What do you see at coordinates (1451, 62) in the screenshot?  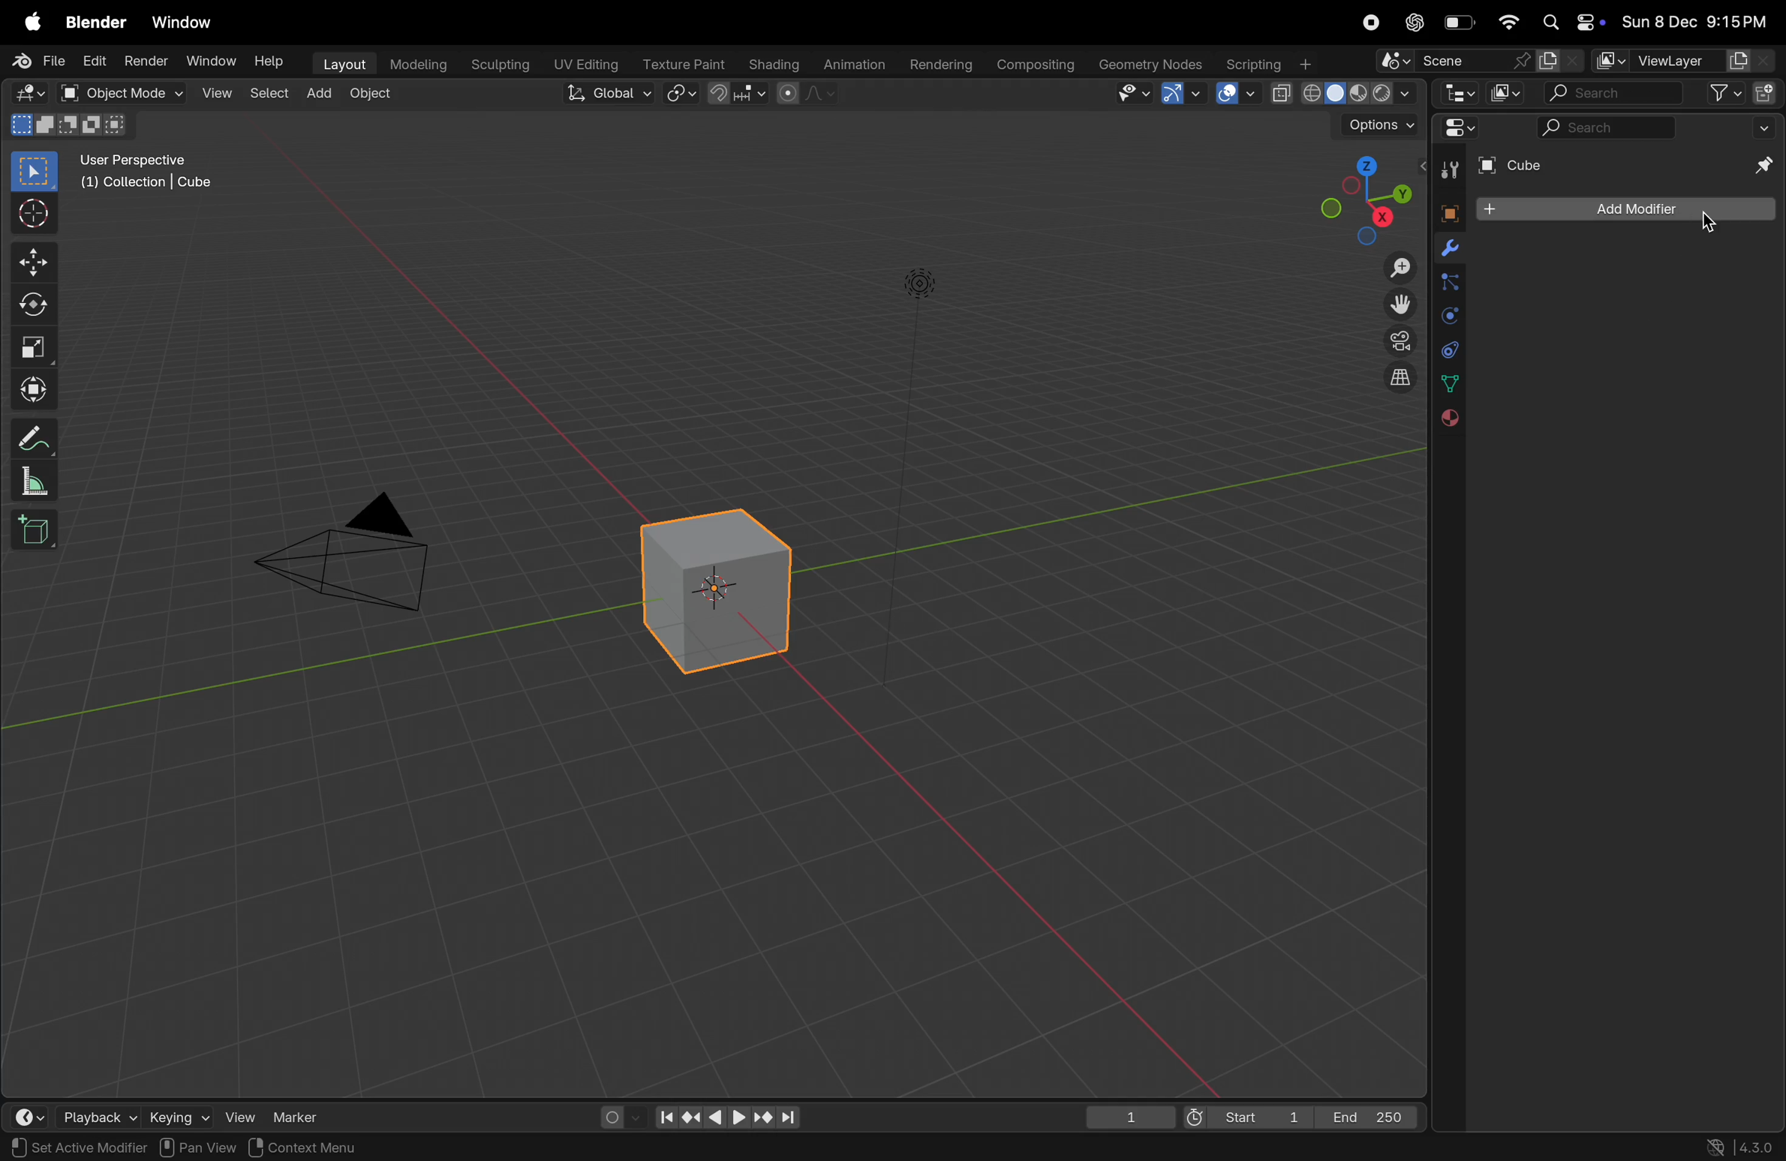 I see `pin scene` at bounding box center [1451, 62].